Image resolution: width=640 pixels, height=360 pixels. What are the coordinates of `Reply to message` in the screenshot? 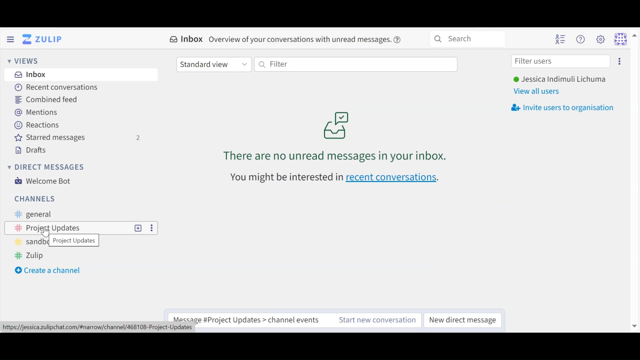 It's located at (251, 317).